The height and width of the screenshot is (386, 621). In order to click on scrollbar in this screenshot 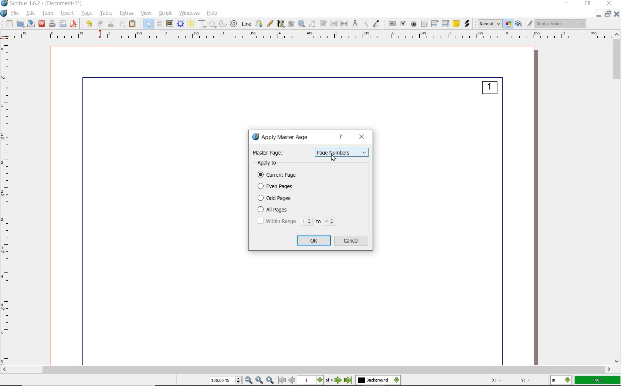, I will do `click(617, 198)`.